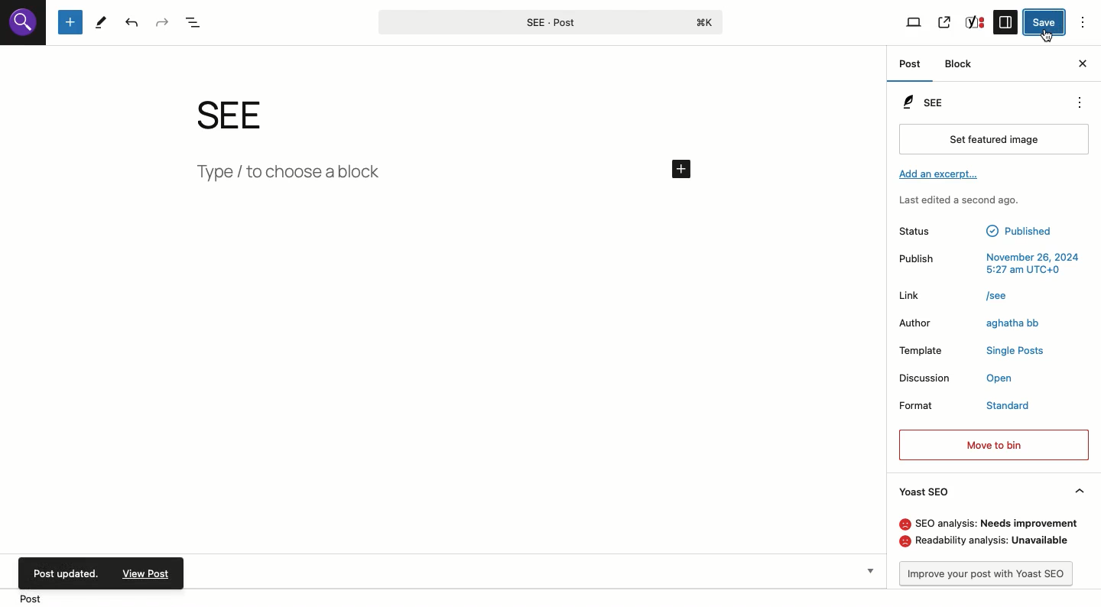  What do you see at coordinates (1076, 100) in the screenshot?
I see `see options` at bounding box center [1076, 100].